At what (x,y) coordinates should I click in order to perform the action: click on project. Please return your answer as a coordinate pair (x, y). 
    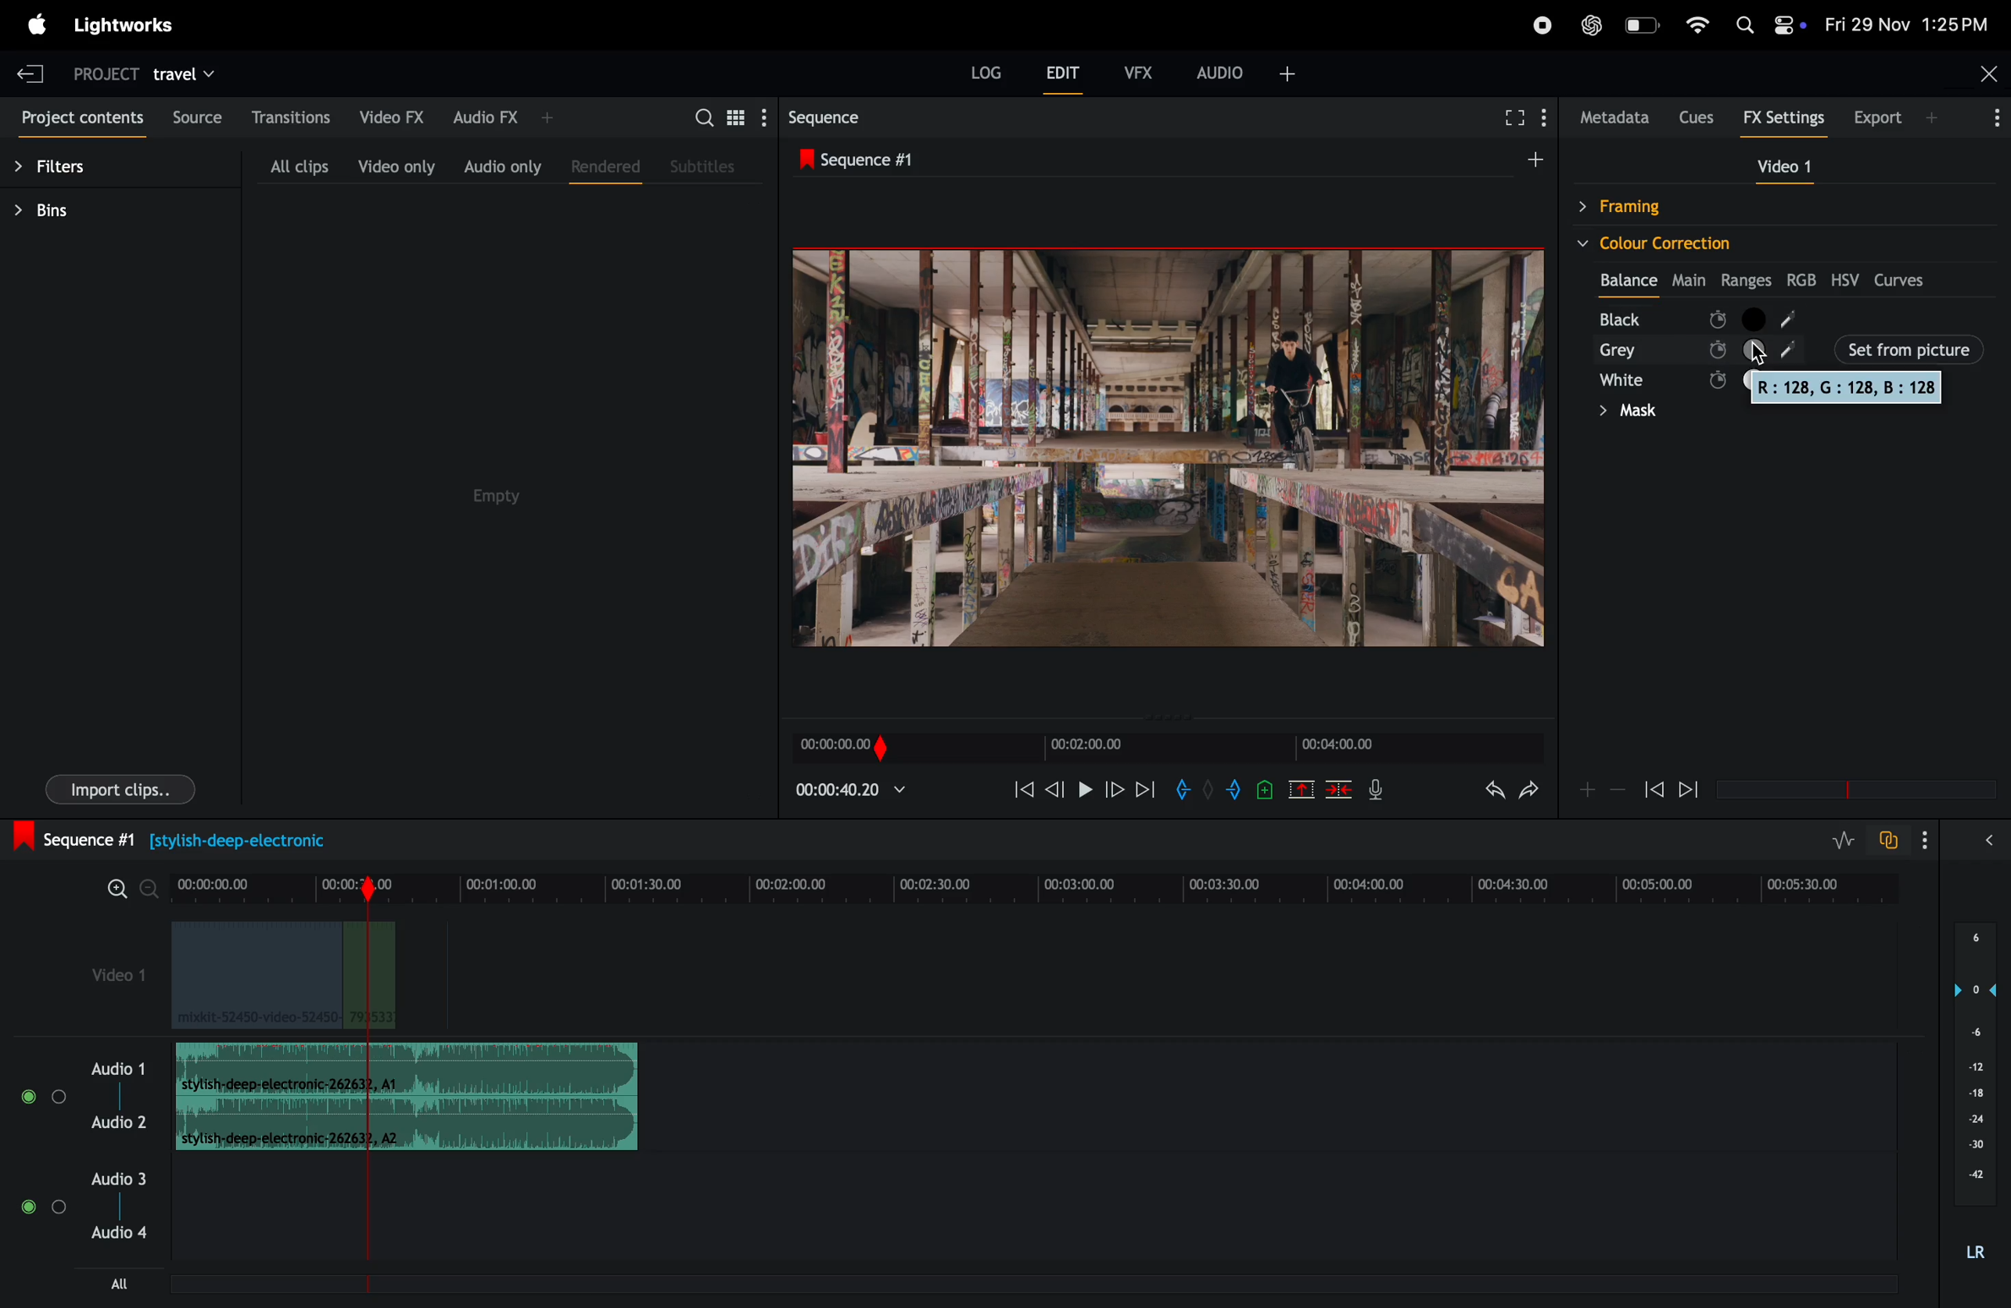
    Looking at the image, I should click on (102, 73).